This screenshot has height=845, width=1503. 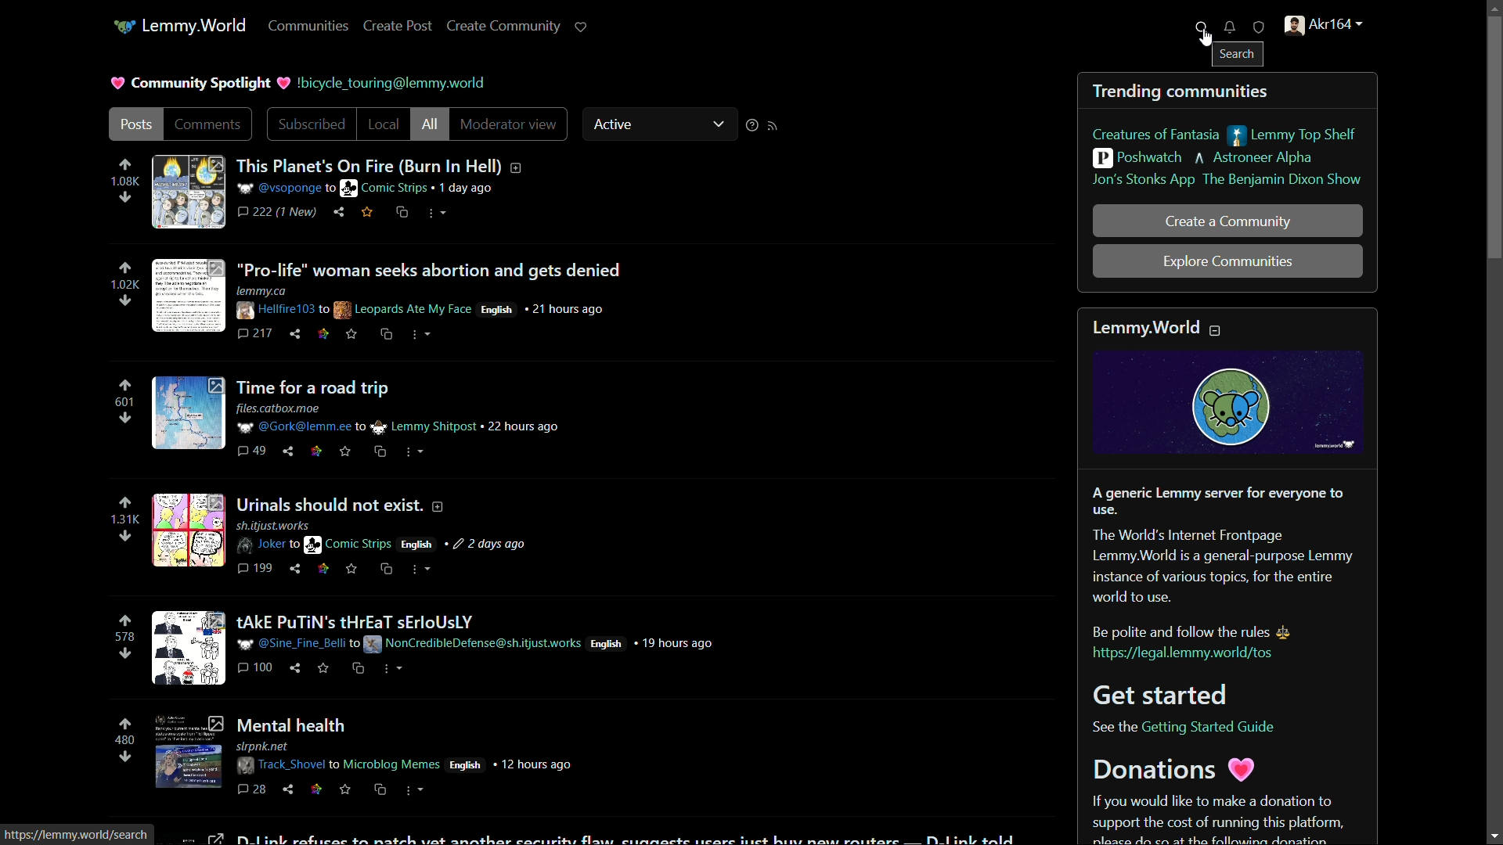 What do you see at coordinates (1230, 574) in the screenshot?
I see `about lemmy.world` at bounding box center [1230, 574].